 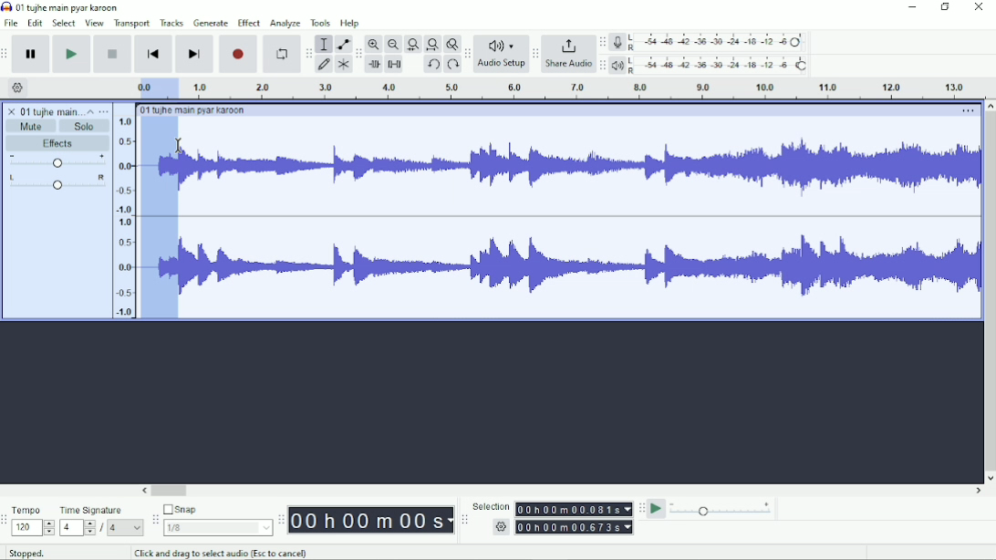 What do you see at coordinates (375, 44) in the screenshot?
I see `Zoom In` at bounding box center [375, 44].